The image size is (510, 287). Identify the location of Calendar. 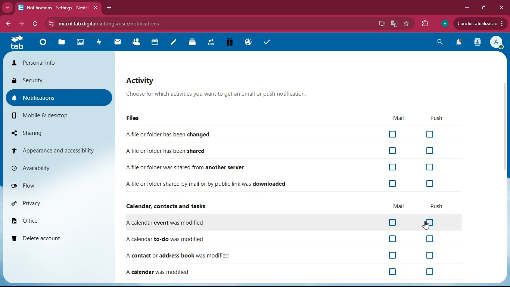
(156, 42).